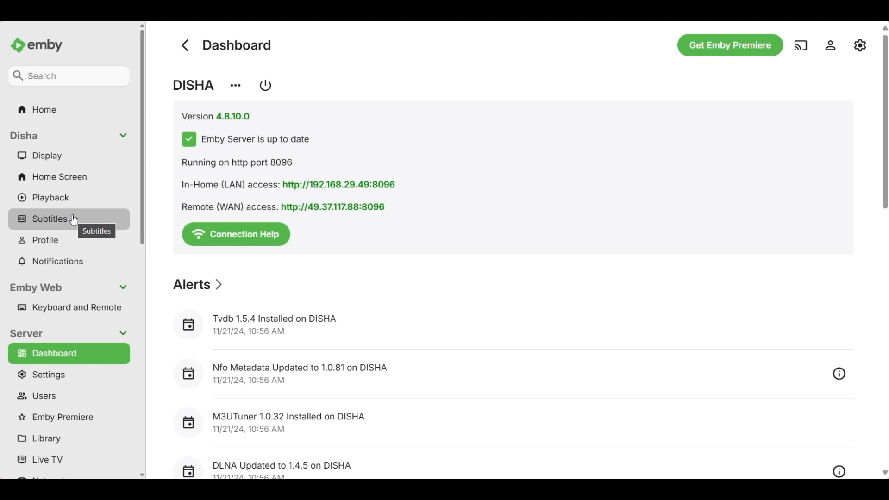 The width and height of the screenshot is (889, 500). What do you see at coordinates (70, 136) in the screenshot?
I see `Collapse Disha folder` at bounding box center [70, 136].